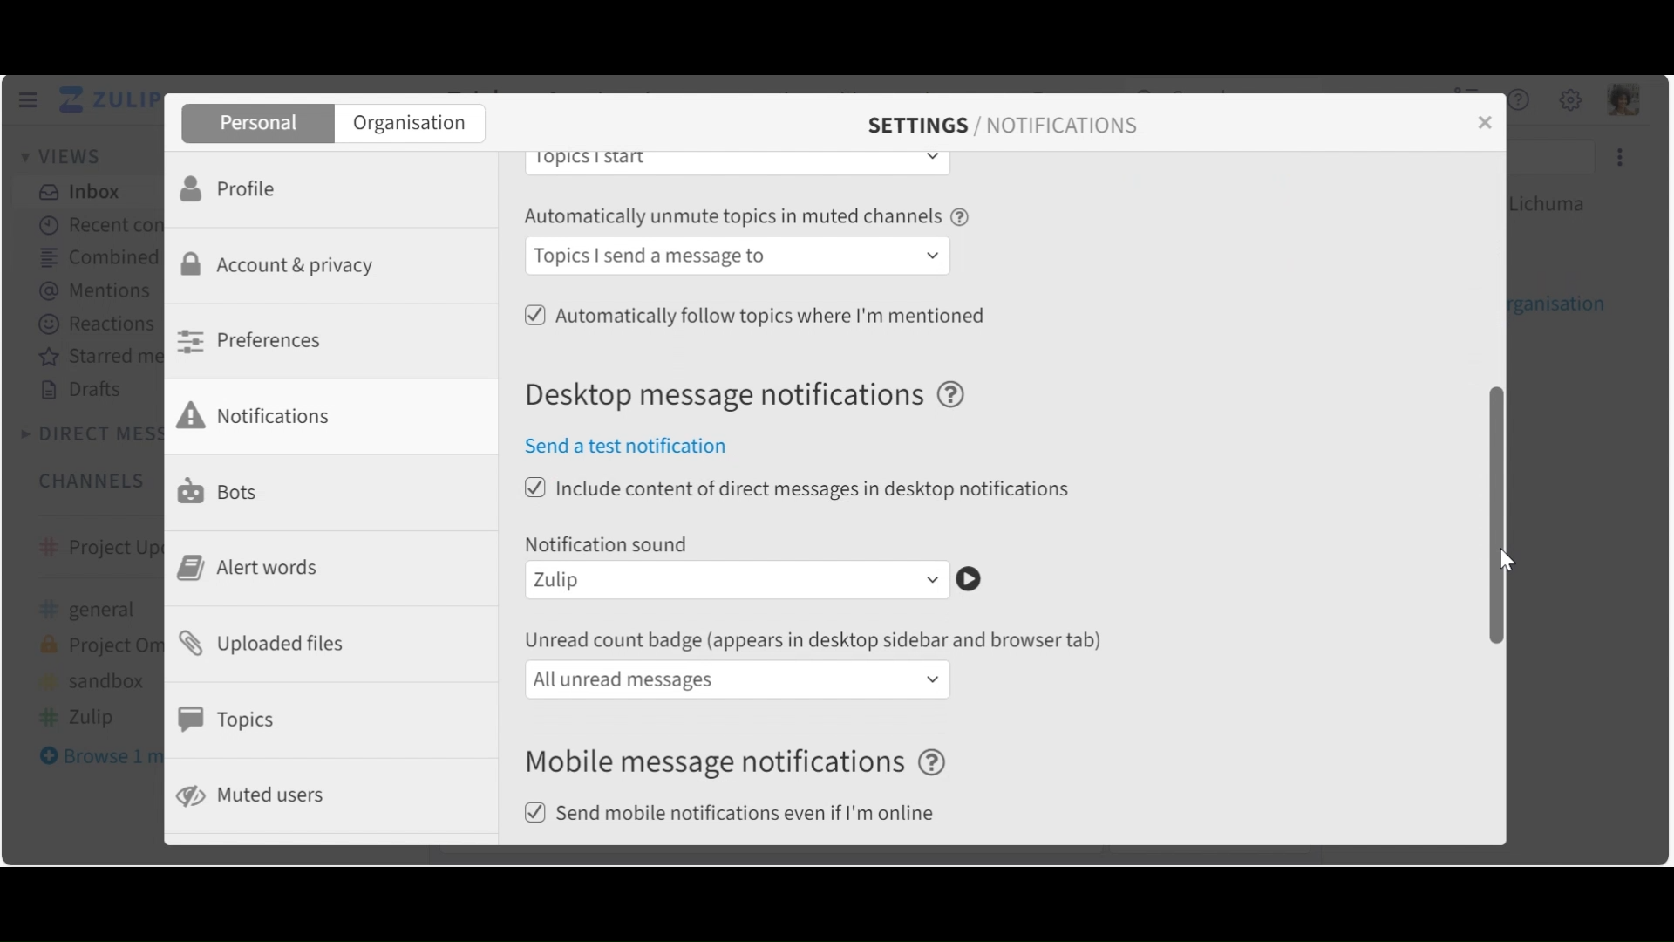 The height and width of the screenshot is (942, 1674). Describe the element at coordinates (232, 720) in the screenshot. I see `Topics` at that location.